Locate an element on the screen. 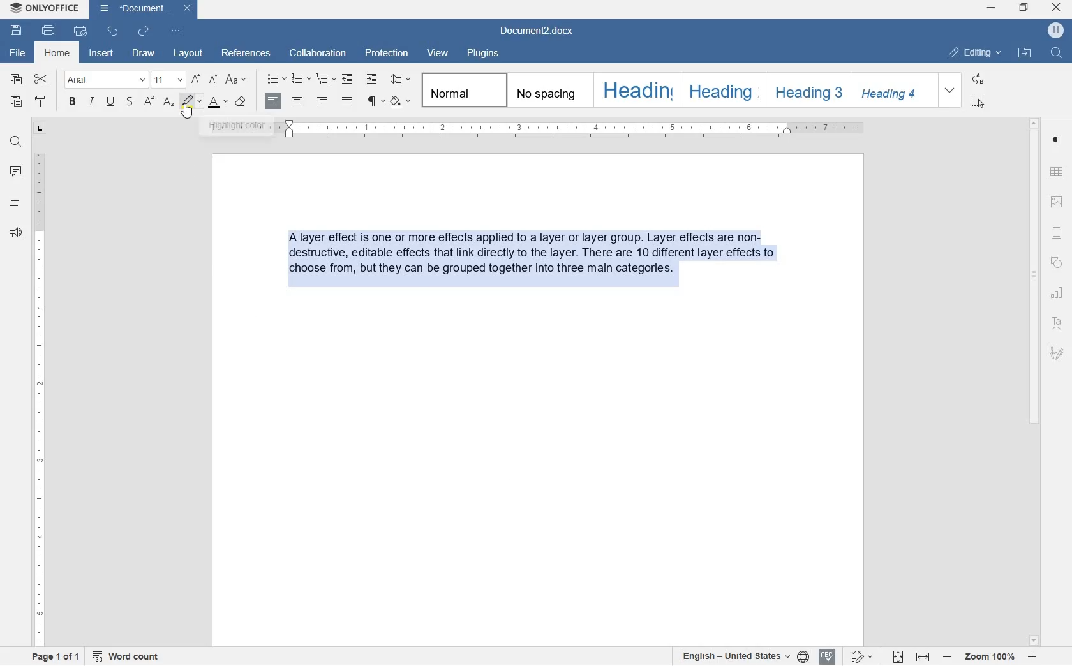  Document2.docx is located at coordinates (537, 33).